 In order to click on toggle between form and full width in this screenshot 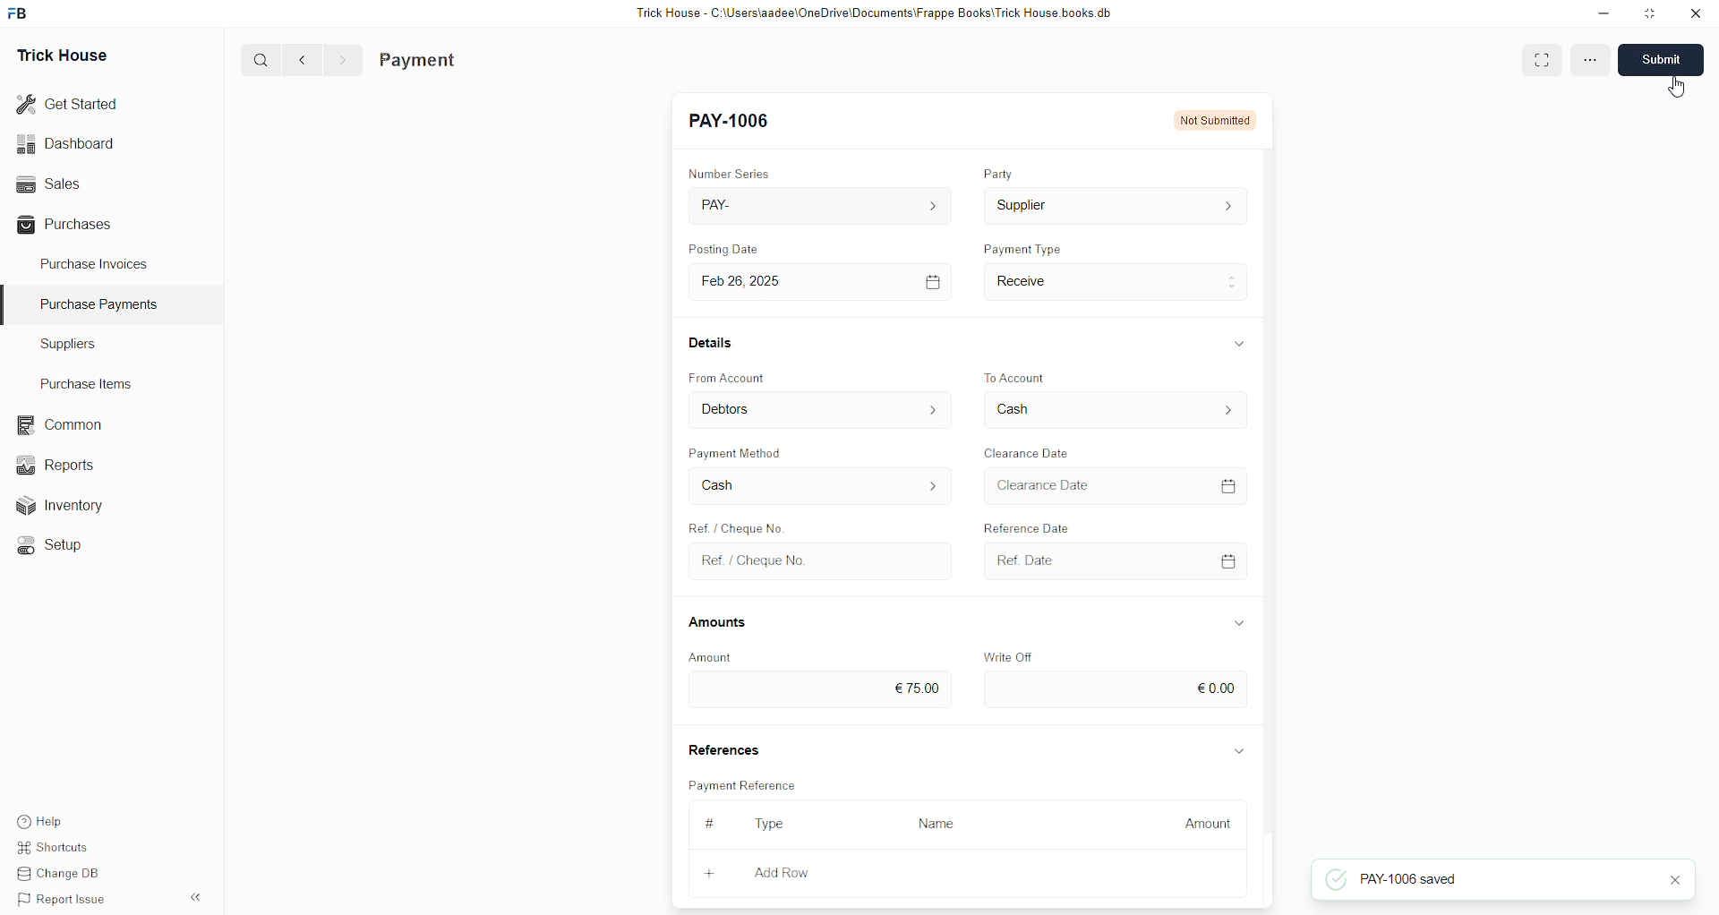, I will do `click(1541, 61)`.